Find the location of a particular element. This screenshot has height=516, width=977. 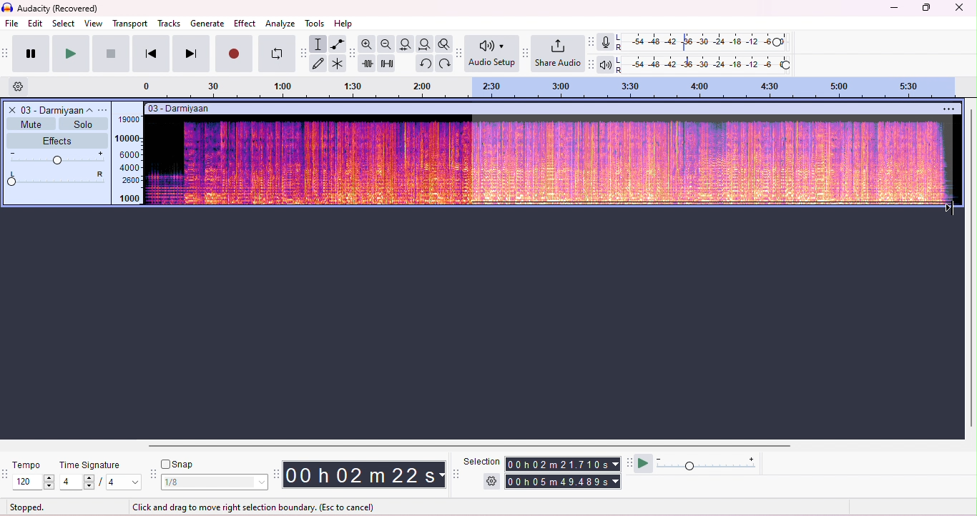

stop is located at coordinates (111, 53).